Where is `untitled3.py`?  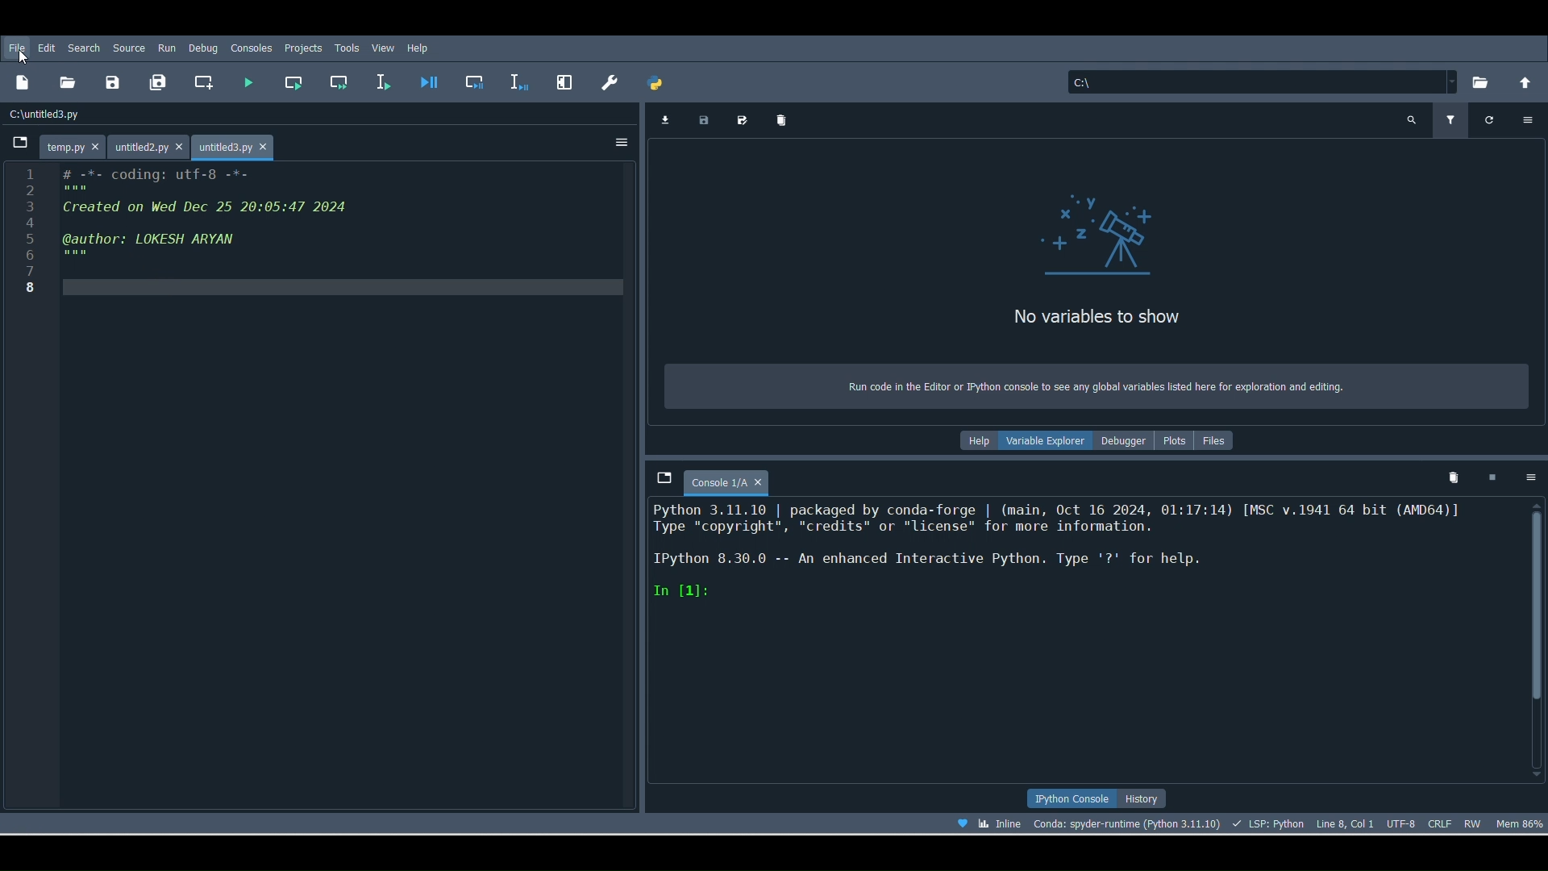 untitled3.py is located at coordinates (240, 144).